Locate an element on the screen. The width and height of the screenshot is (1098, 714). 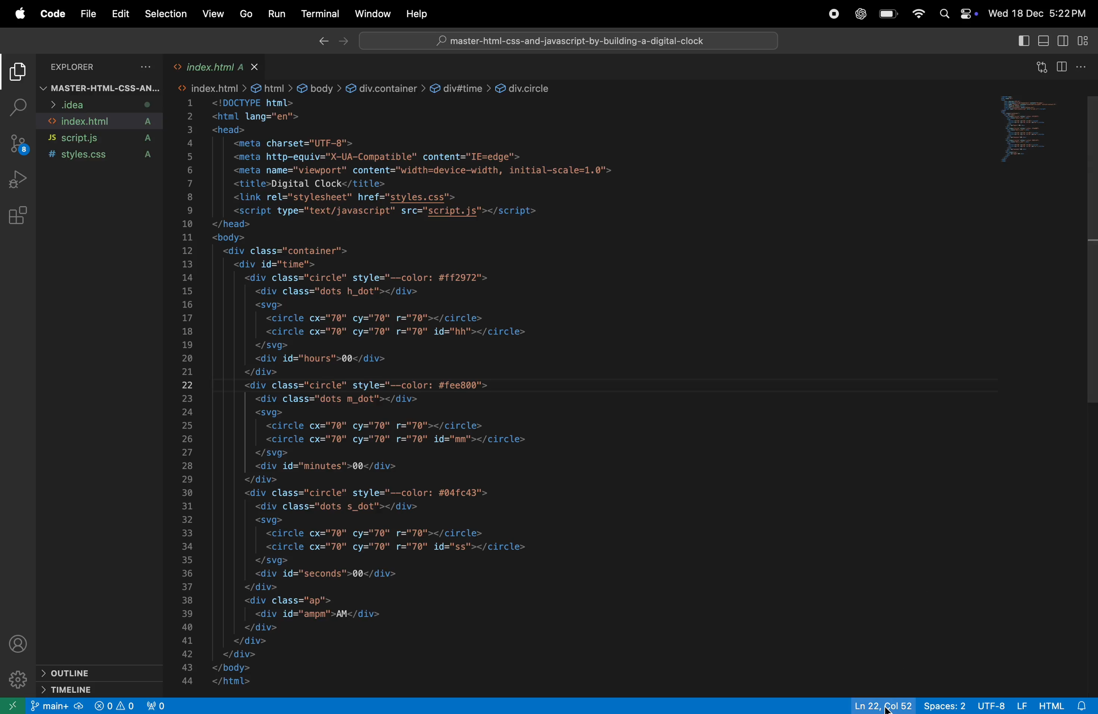
link is located at coordinates (533, 87).